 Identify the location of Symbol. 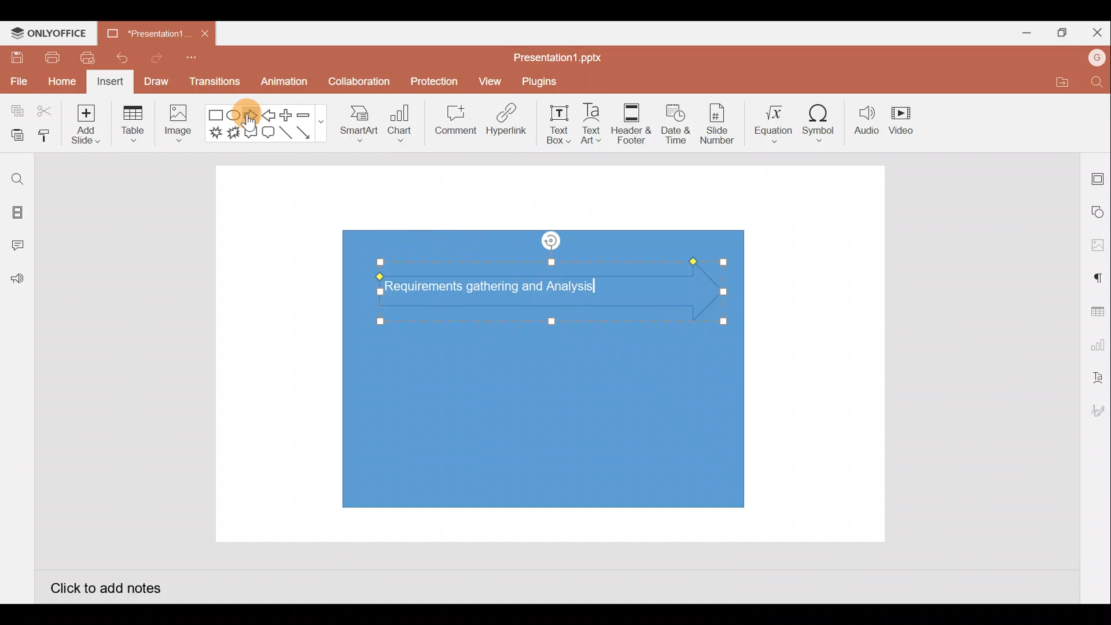
(819, 120).